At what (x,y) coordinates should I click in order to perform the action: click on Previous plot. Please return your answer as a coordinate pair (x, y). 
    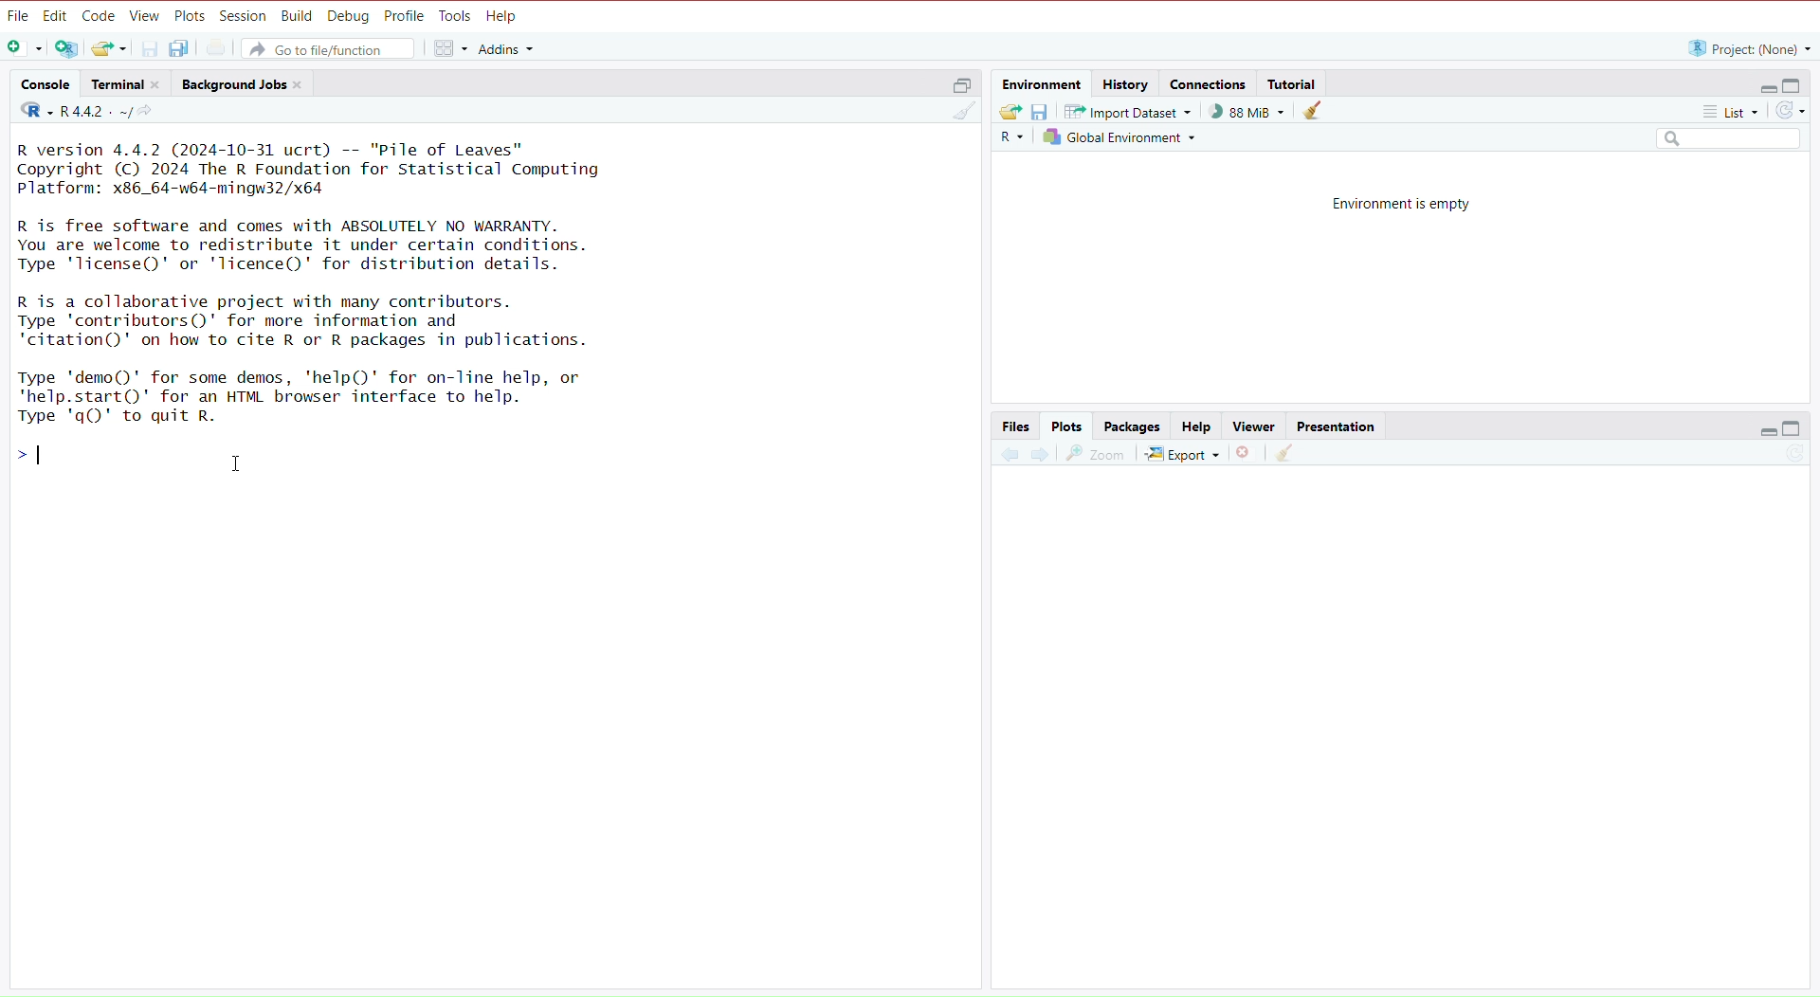
    Looking at the image, I should click on (1010, 451).